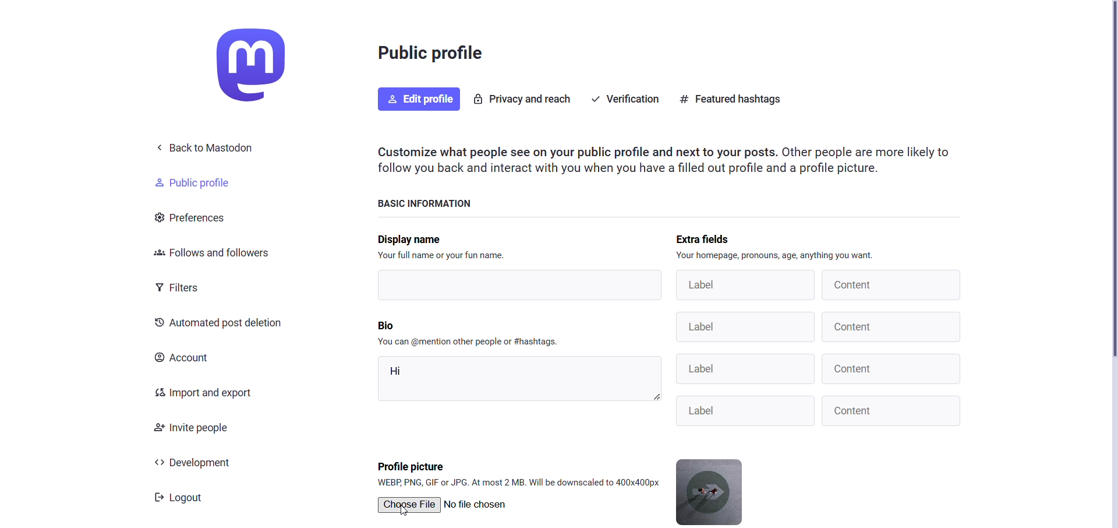 Image resolution: width=1118 pixels, height=528 pixels. I want to click on back to mastodon, so click(202, 149).